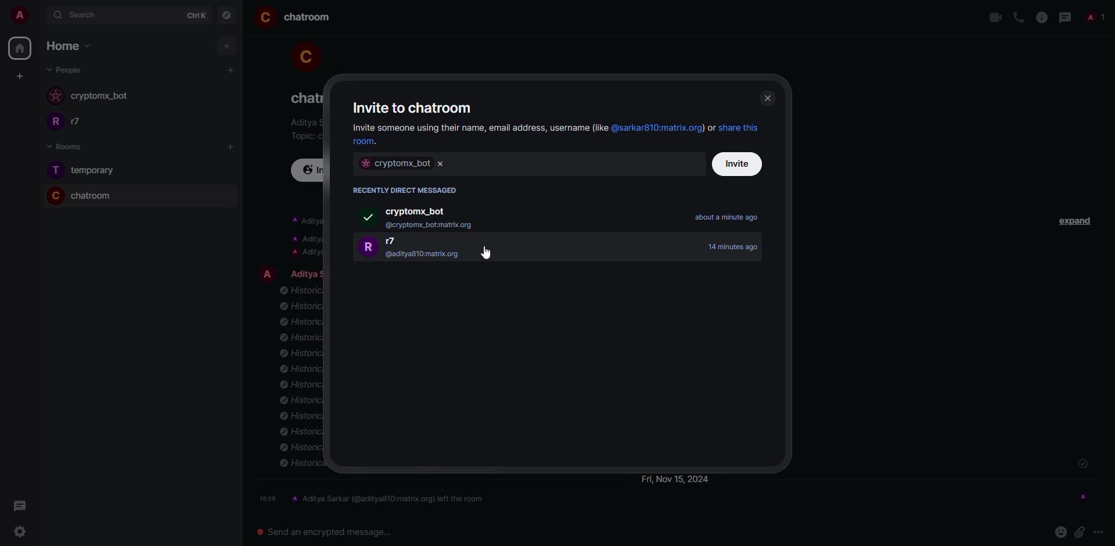 This screenshot has height=546, width=1115. What do you see at coordinates (63, 46) in the screenshot?
I see `home` at bounding box center [63, 46].